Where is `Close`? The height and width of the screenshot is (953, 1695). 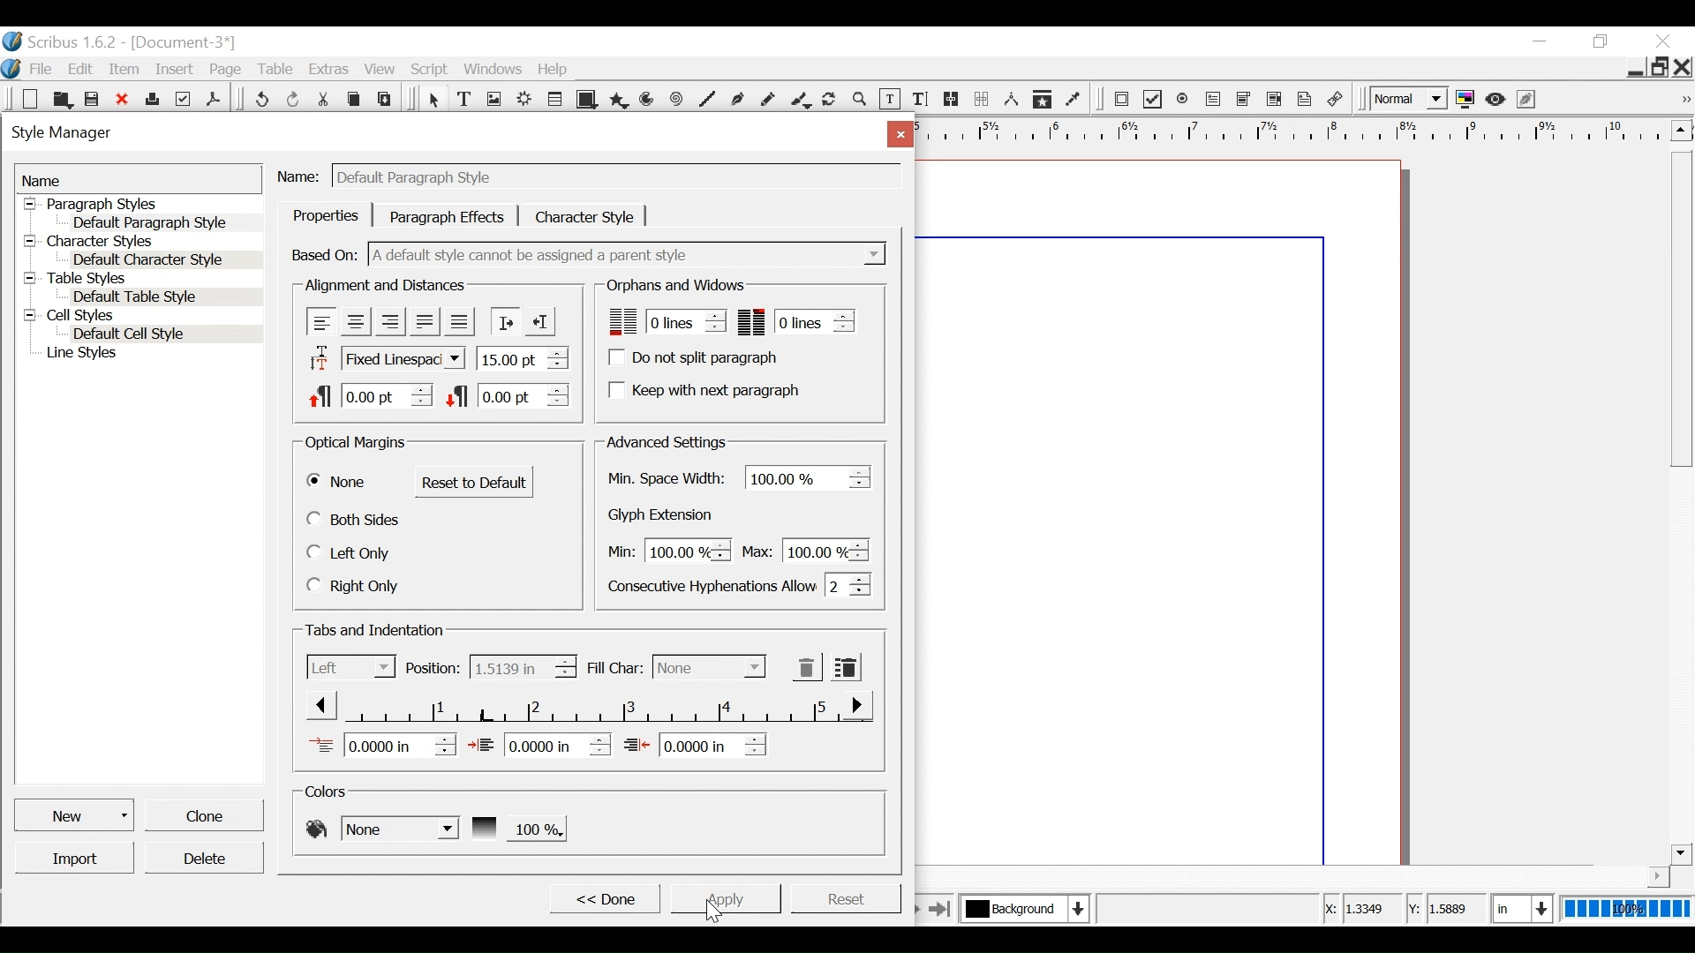
Close is located at coordinates (1666, 41).